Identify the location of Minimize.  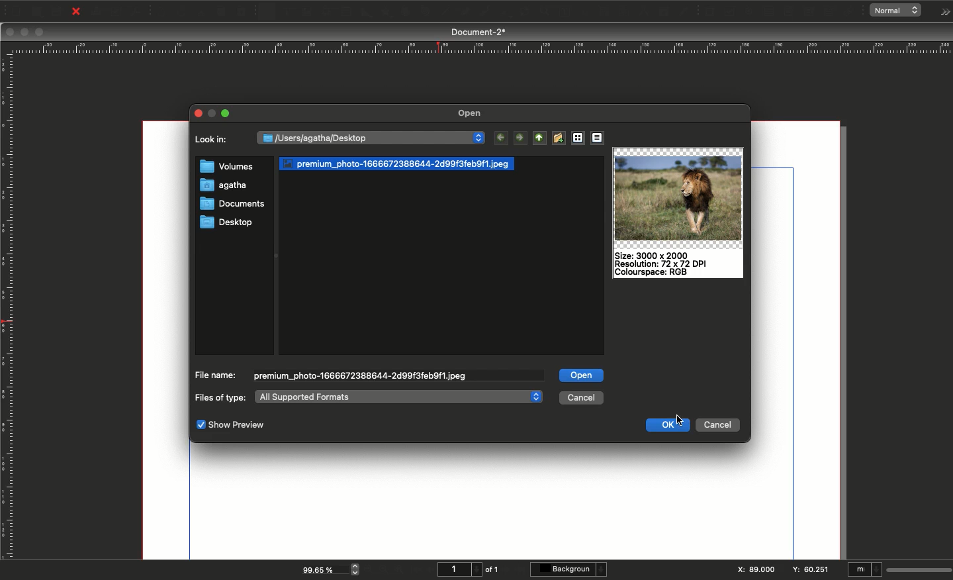
(228, 113).